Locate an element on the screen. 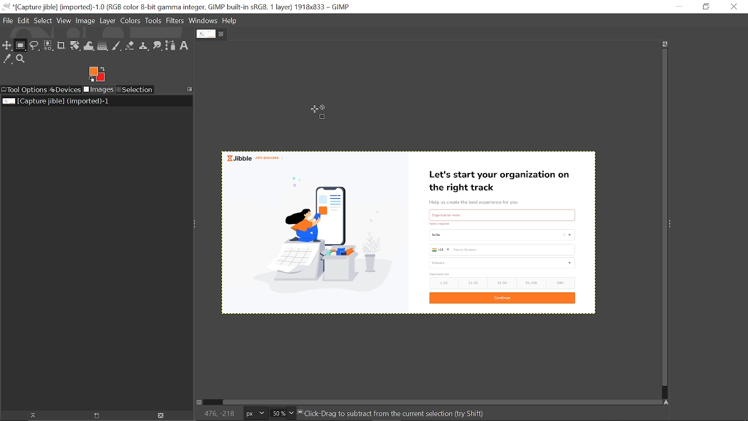 This screenshot has height=421, width=748. Select is located at coordinates (43, 20).